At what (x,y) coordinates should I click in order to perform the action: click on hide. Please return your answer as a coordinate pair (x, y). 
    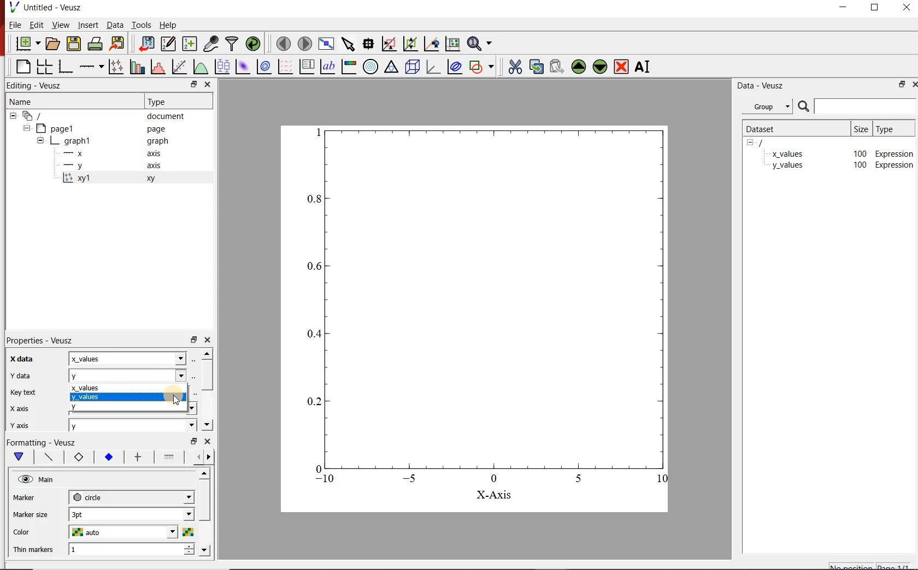
    Looking at the image, I should click on (26, 128).